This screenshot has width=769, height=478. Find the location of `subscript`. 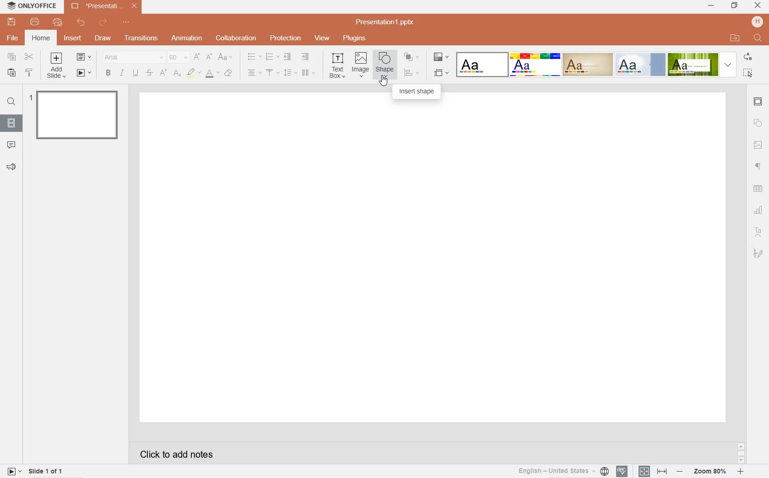

subscript is located at coordinates (178, 73).